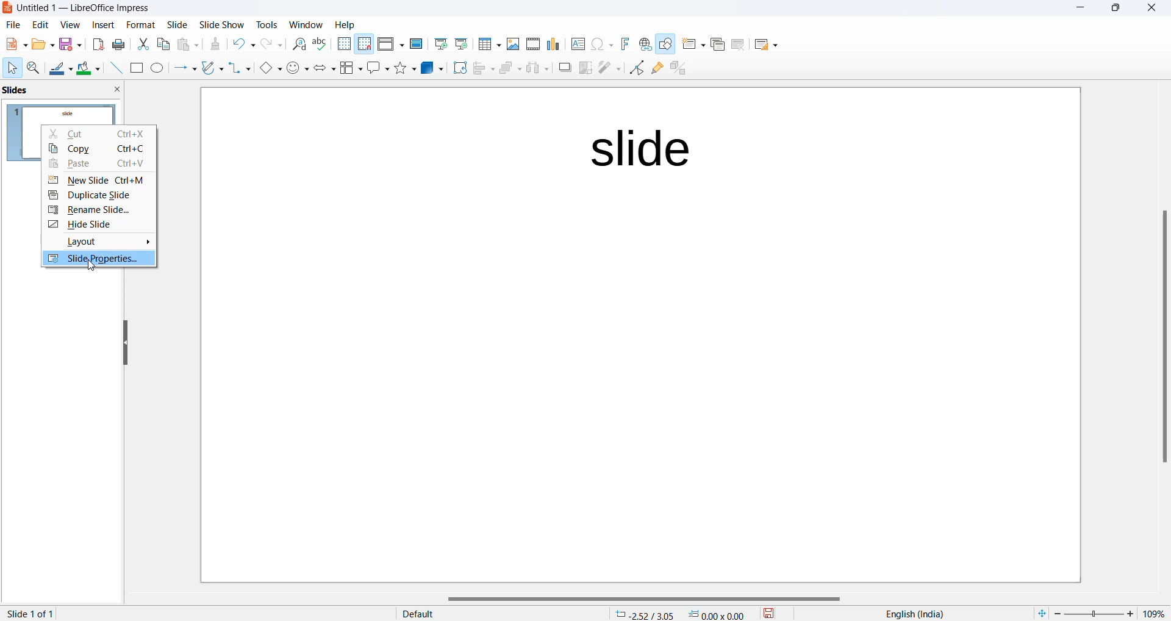 Image resolution: width=1171 pixels, height=621 pixels. I want to click on duplicate slide input element, so click(100, 197).